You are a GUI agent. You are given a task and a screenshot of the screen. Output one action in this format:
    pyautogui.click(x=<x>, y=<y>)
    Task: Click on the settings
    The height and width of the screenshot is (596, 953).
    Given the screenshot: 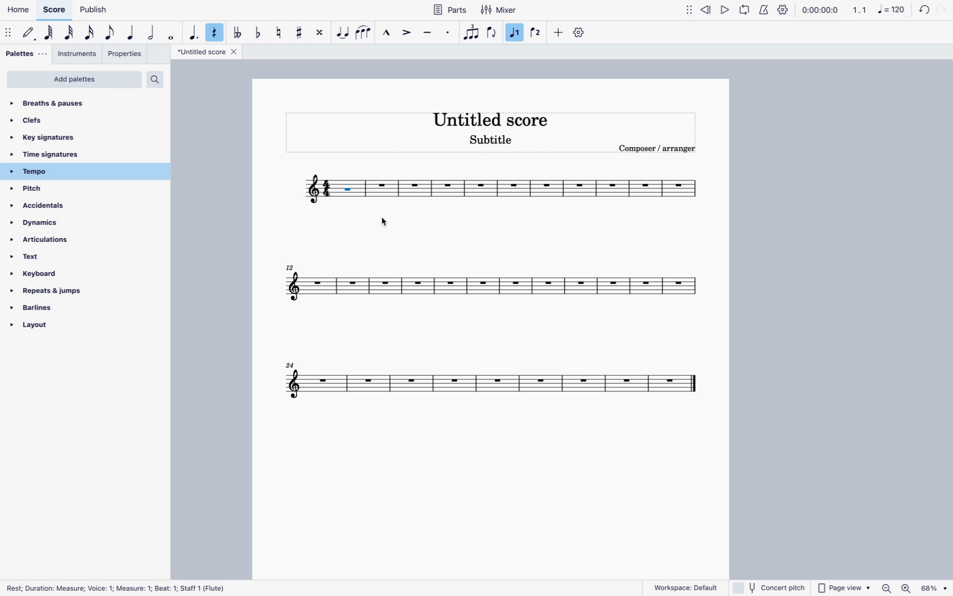 What is the action you would take?
    pyautogui.click(x=785, y=9)
    